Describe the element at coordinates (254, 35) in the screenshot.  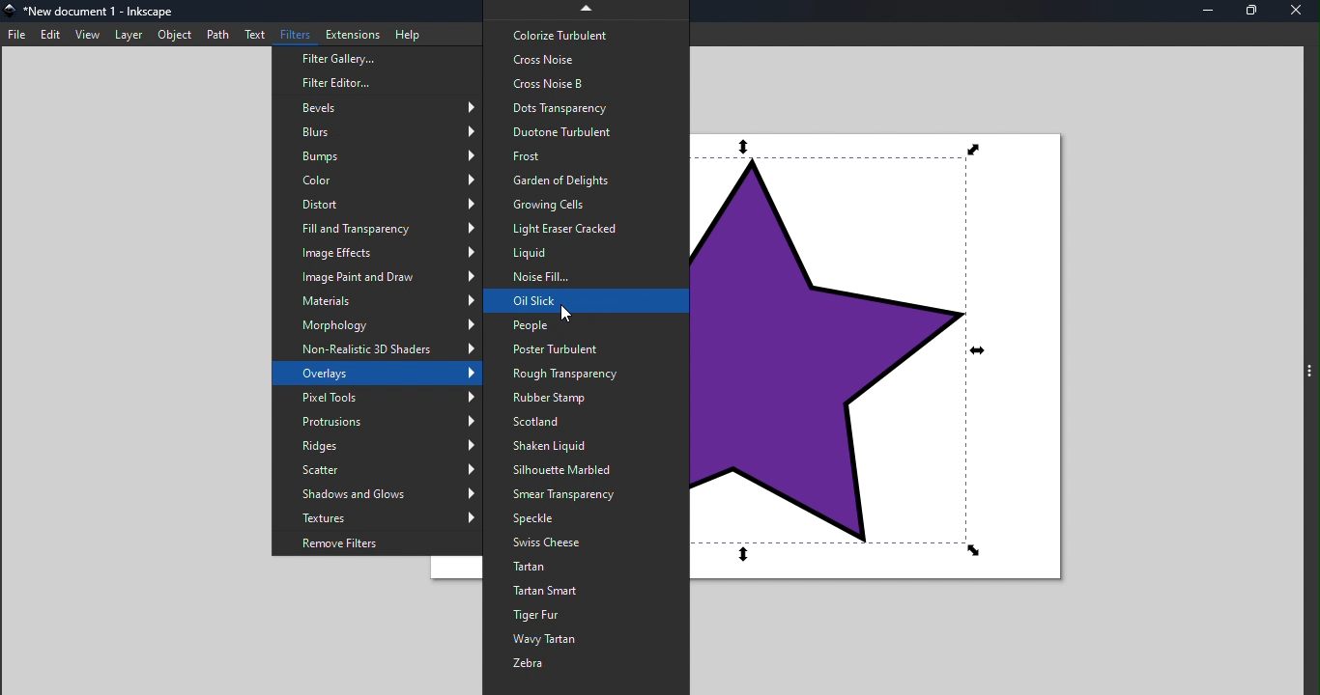
I see `Text` at that location.